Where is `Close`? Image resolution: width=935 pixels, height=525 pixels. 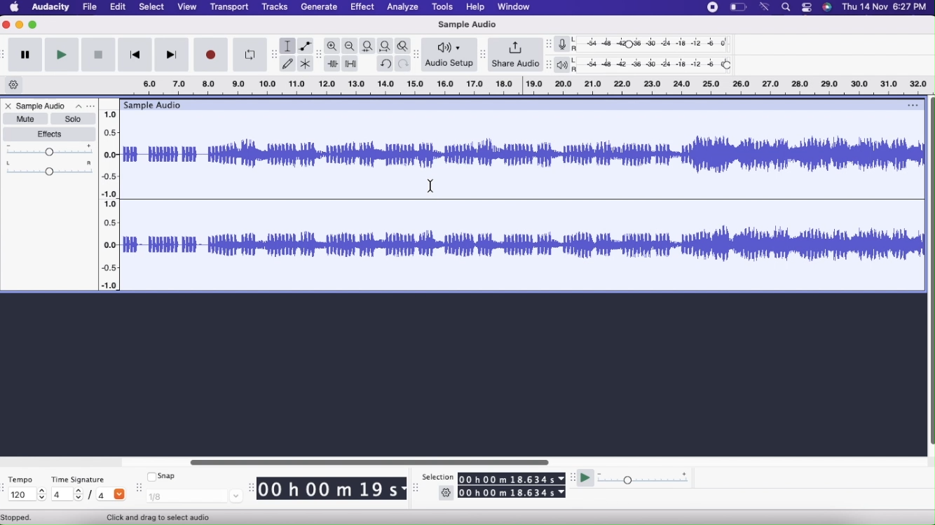 Close is located at coordinates (7, 25).